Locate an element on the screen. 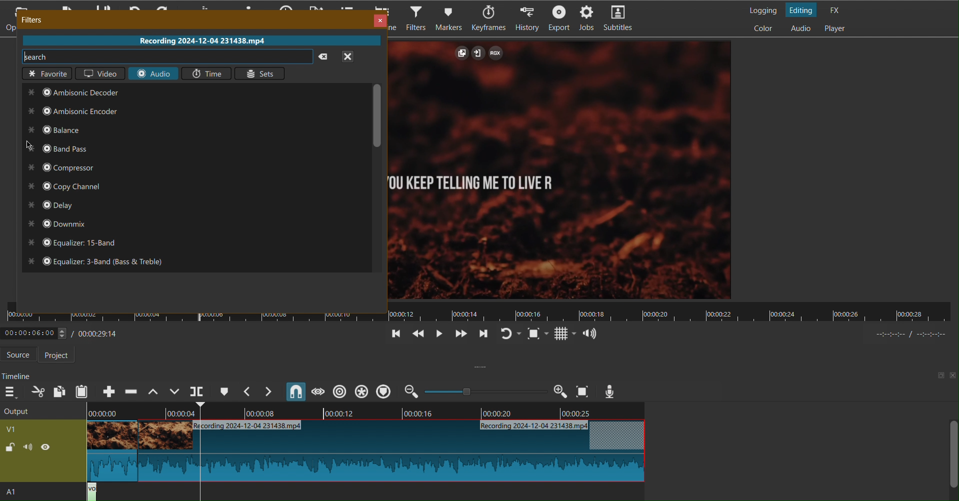 Image resolution: width=959 pixels, height=501 pixels. Jump Back is located at coordinates (396, 334).